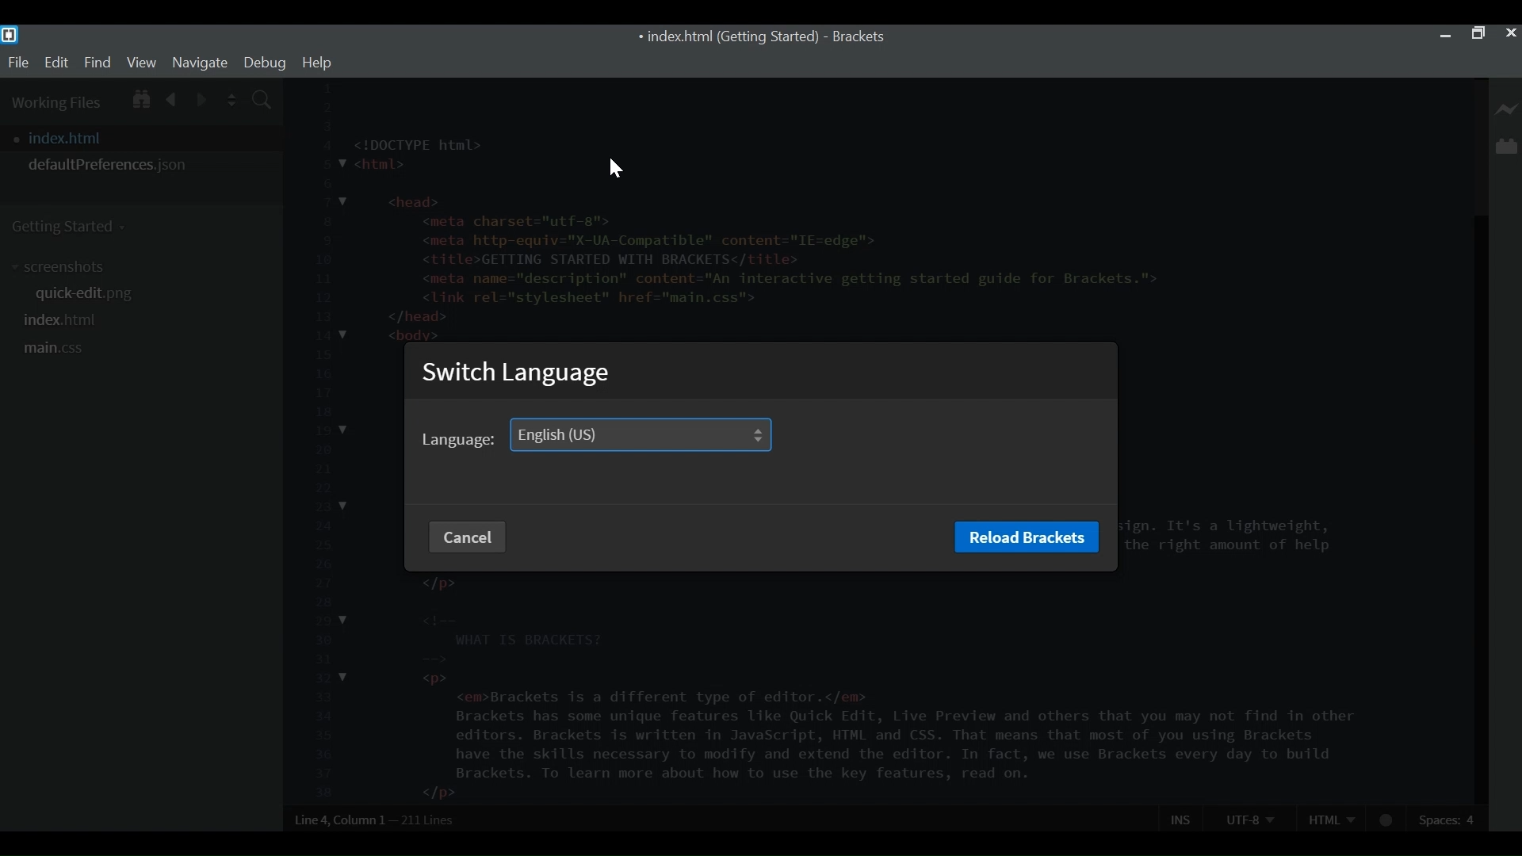 This screenshot has width=1522, height=856. Describe the element at coordinates (460, 441) in the screenshot. I see `language` at that location.